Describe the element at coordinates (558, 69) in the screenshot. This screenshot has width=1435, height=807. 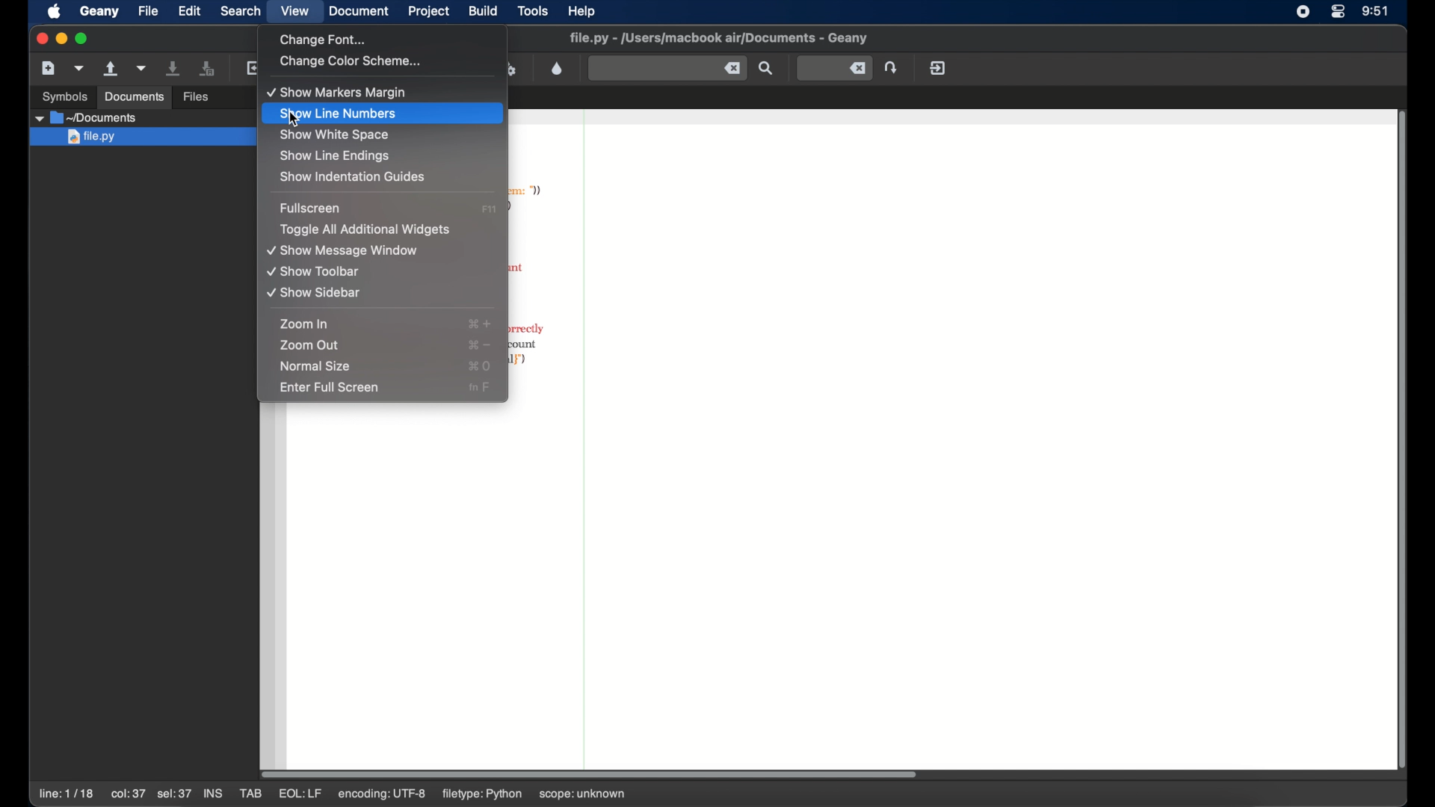
I see `color chooser dialog` at that location.